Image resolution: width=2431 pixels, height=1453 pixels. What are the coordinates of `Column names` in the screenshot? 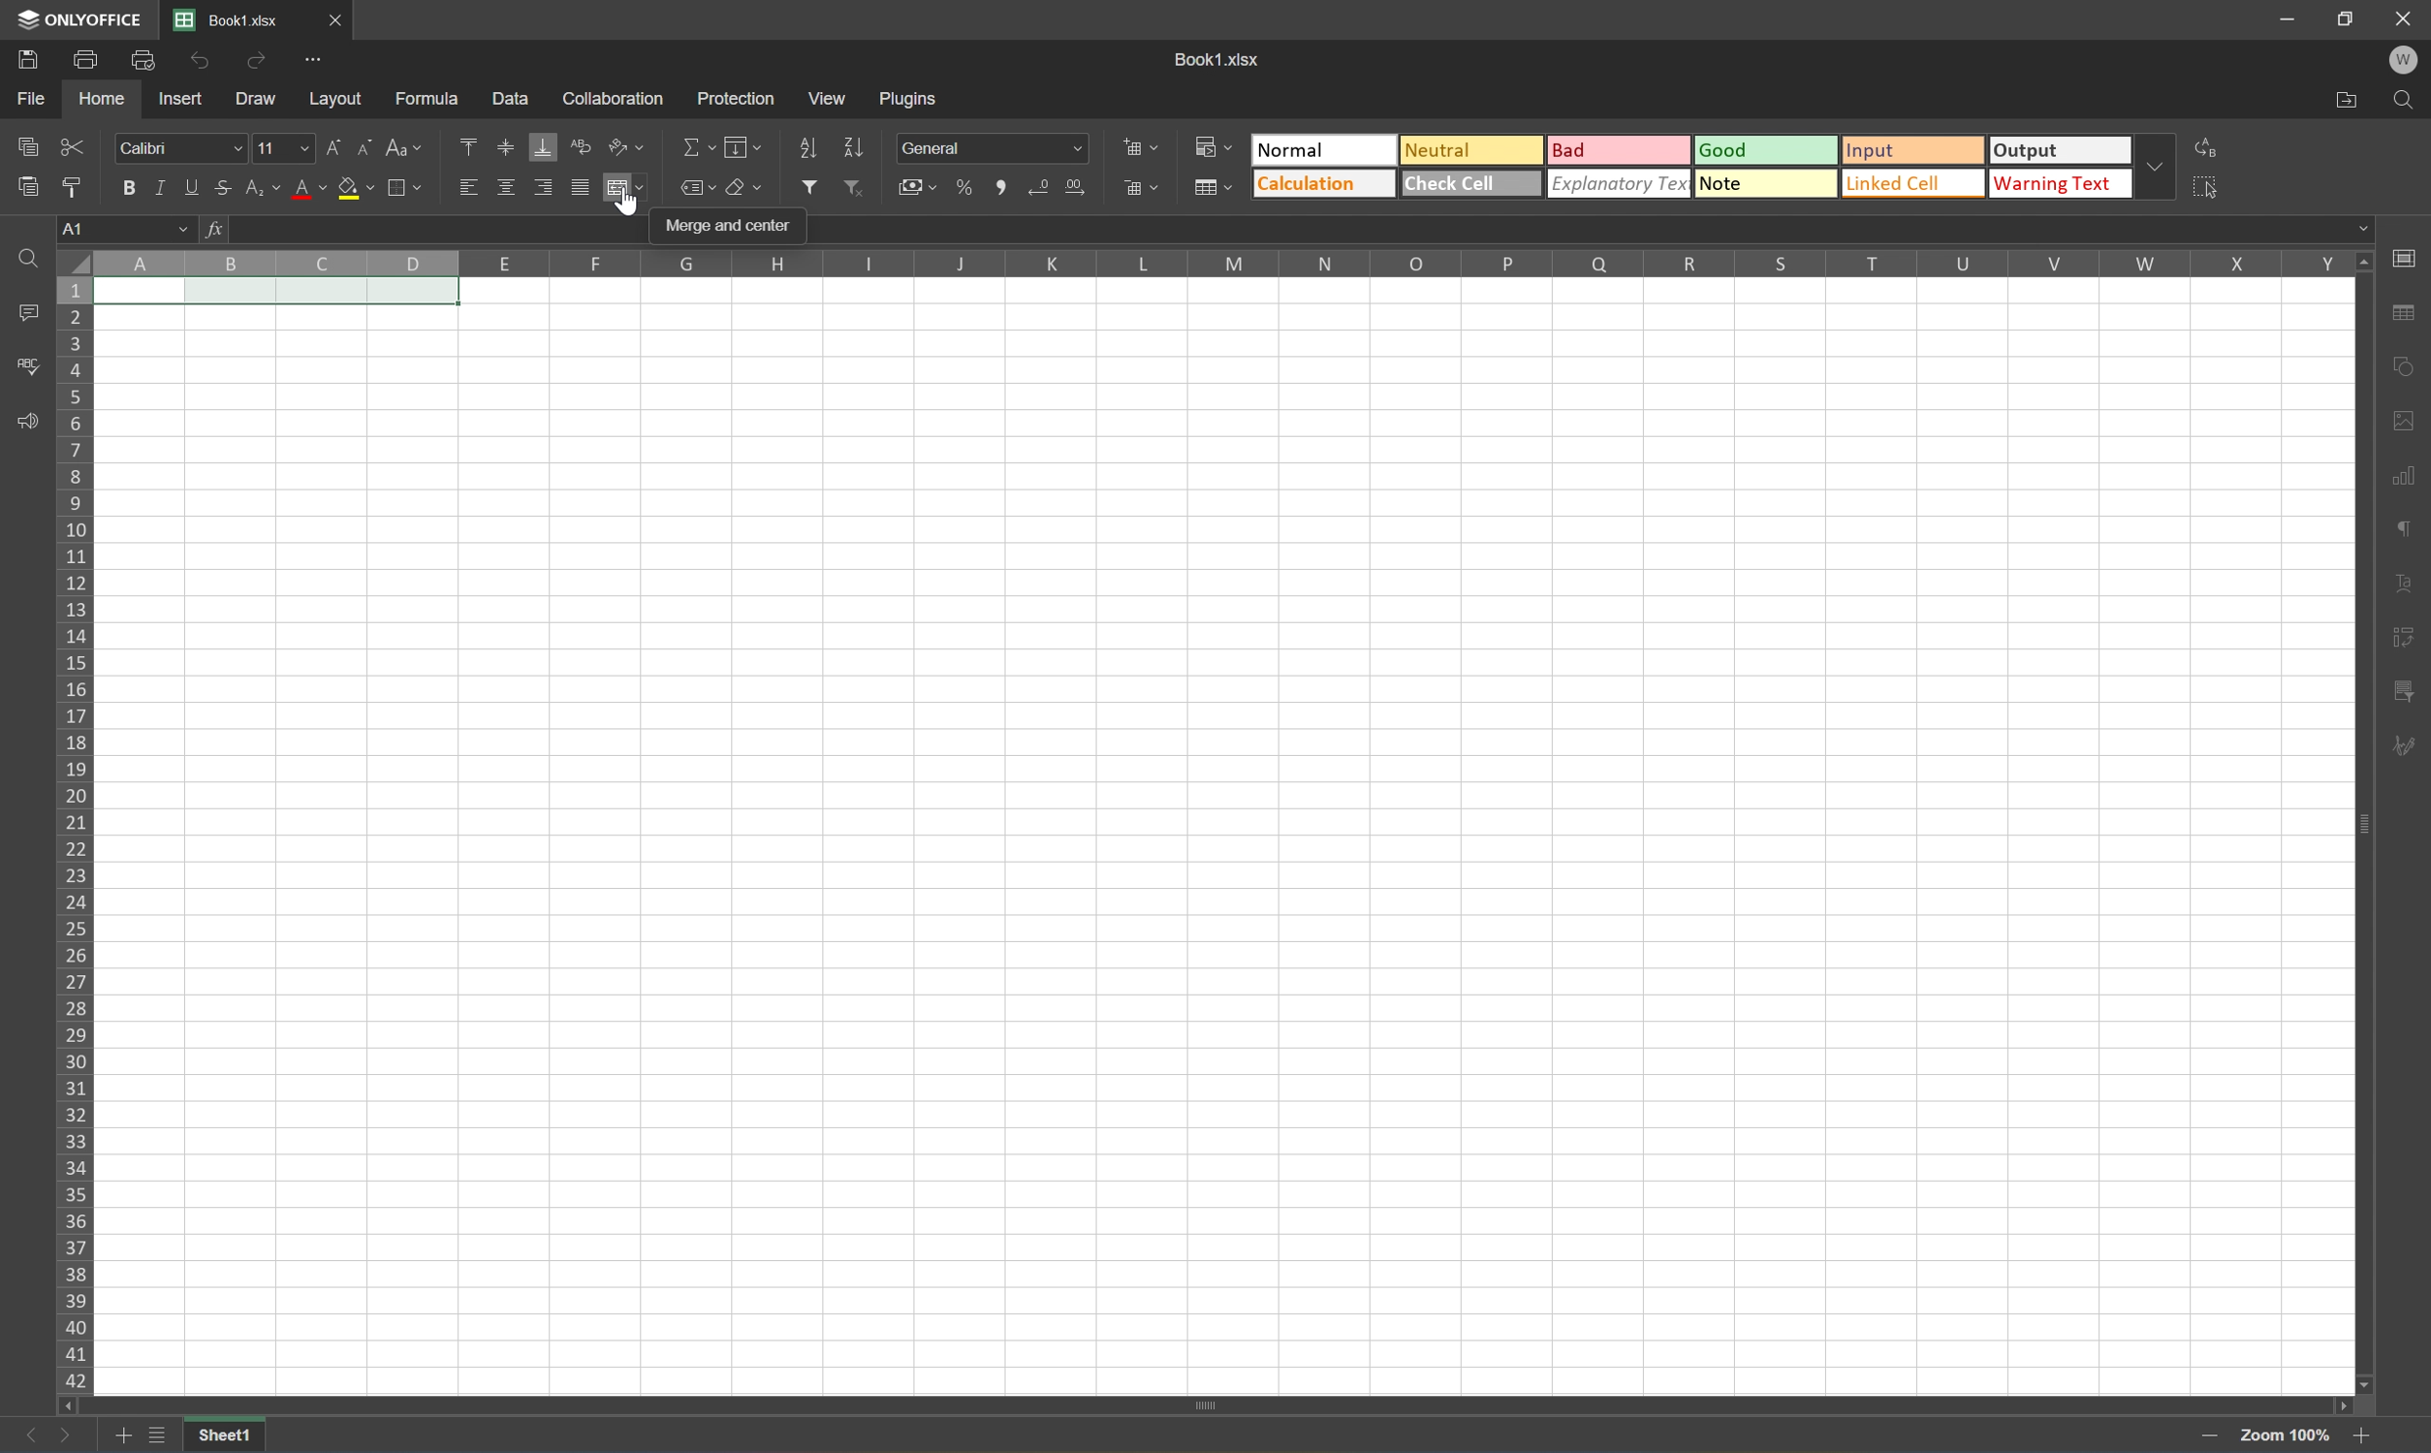 It's located at (1224, 265).